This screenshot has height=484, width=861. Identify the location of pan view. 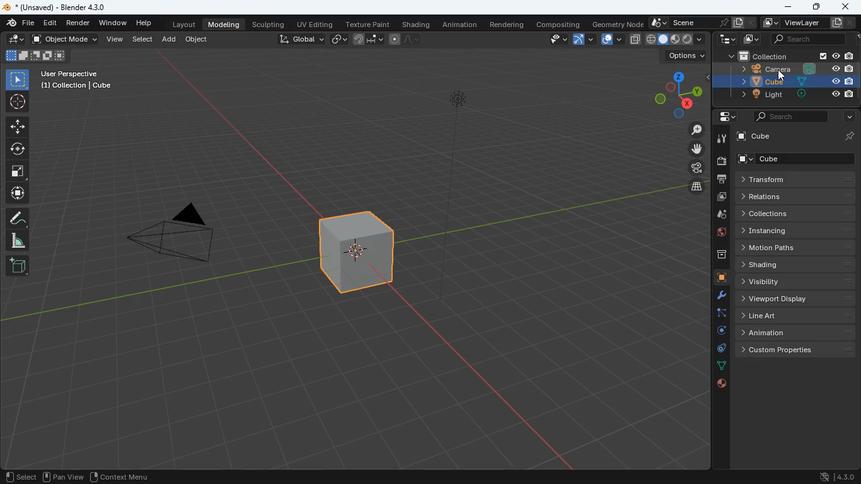
(64, 476).